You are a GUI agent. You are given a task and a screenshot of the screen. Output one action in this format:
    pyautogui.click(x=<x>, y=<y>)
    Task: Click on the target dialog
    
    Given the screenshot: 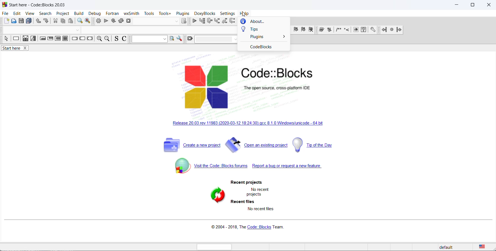 What is the action you would take?
    pyautogui.click(x=183, y=21)
    